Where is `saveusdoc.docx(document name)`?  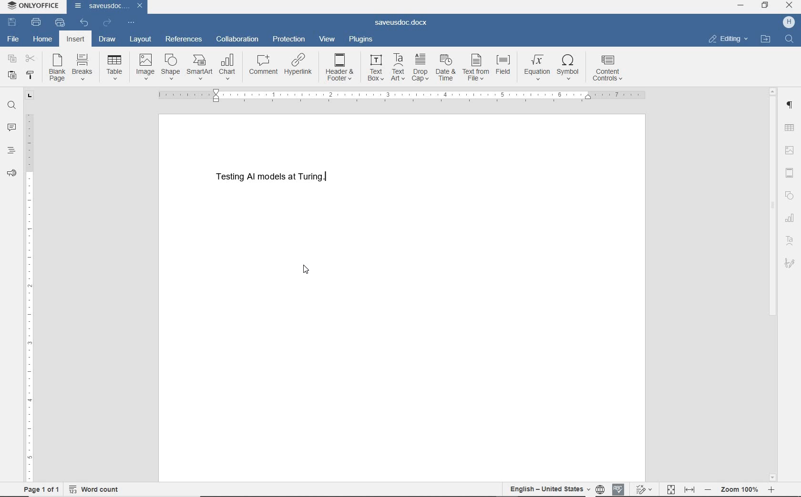
saveusdoc.docx(document name) is located at coordinates (401, 21).